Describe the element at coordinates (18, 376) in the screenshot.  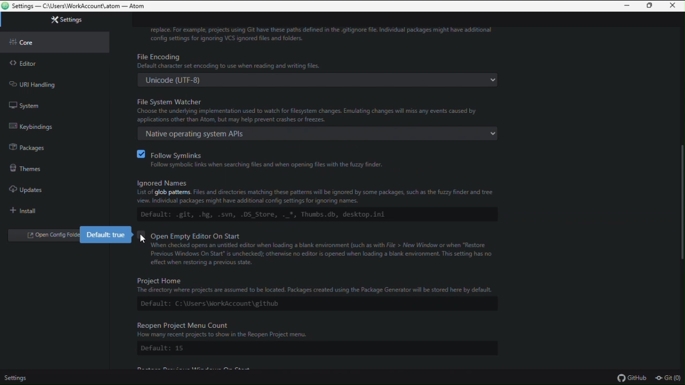
I see `Settings` at that location.